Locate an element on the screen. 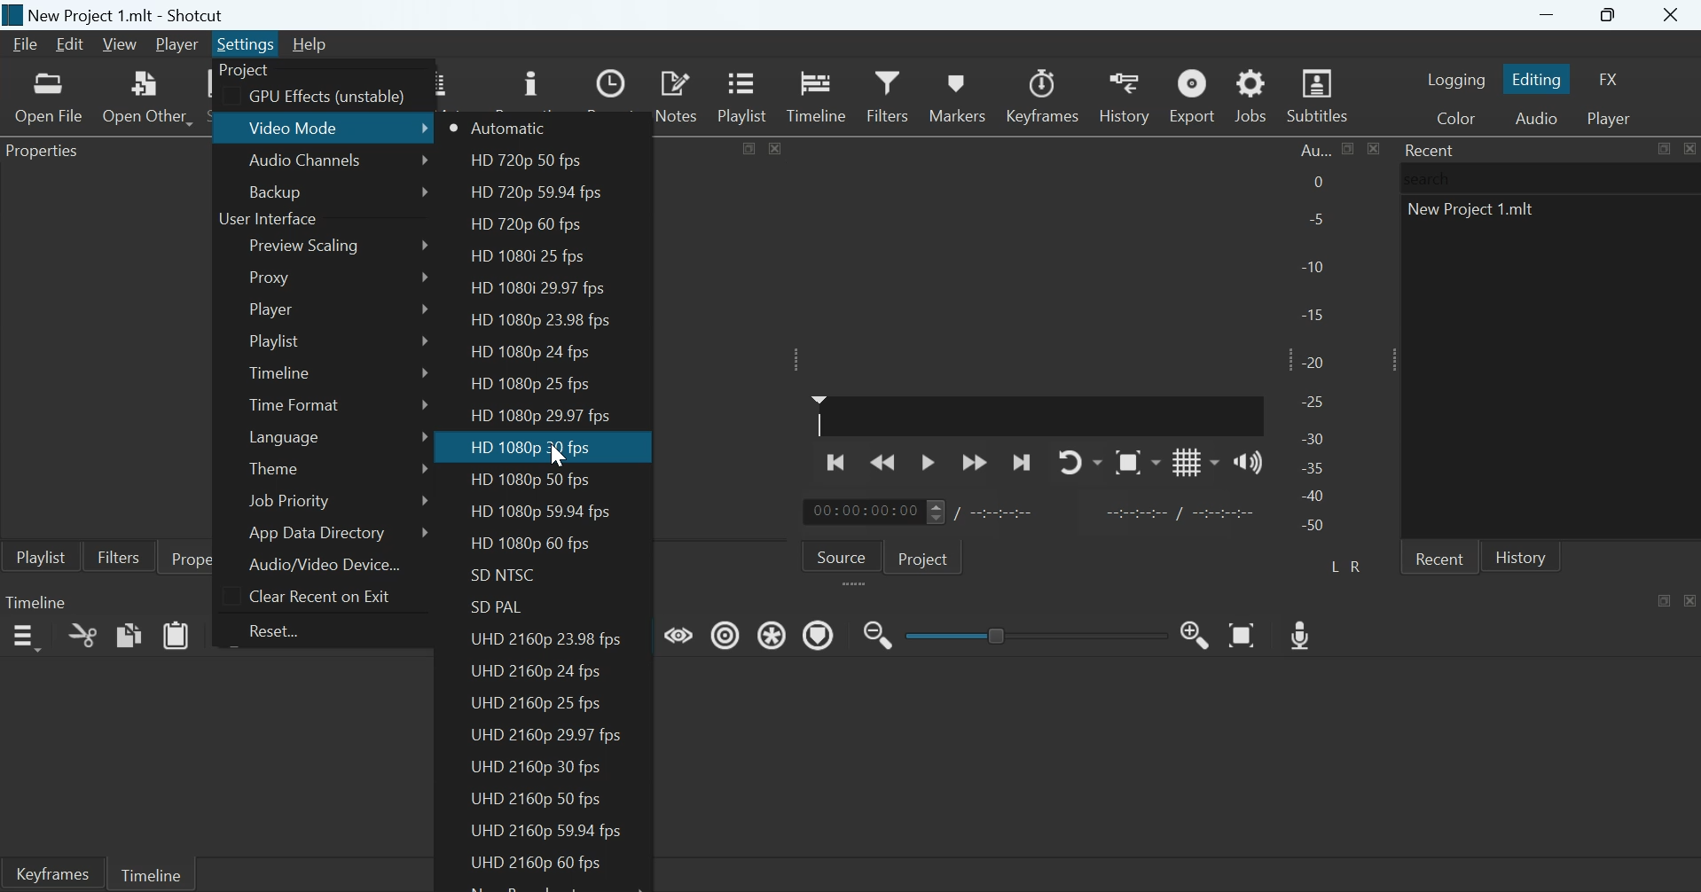  Close is located at coordinates (1689, 148).